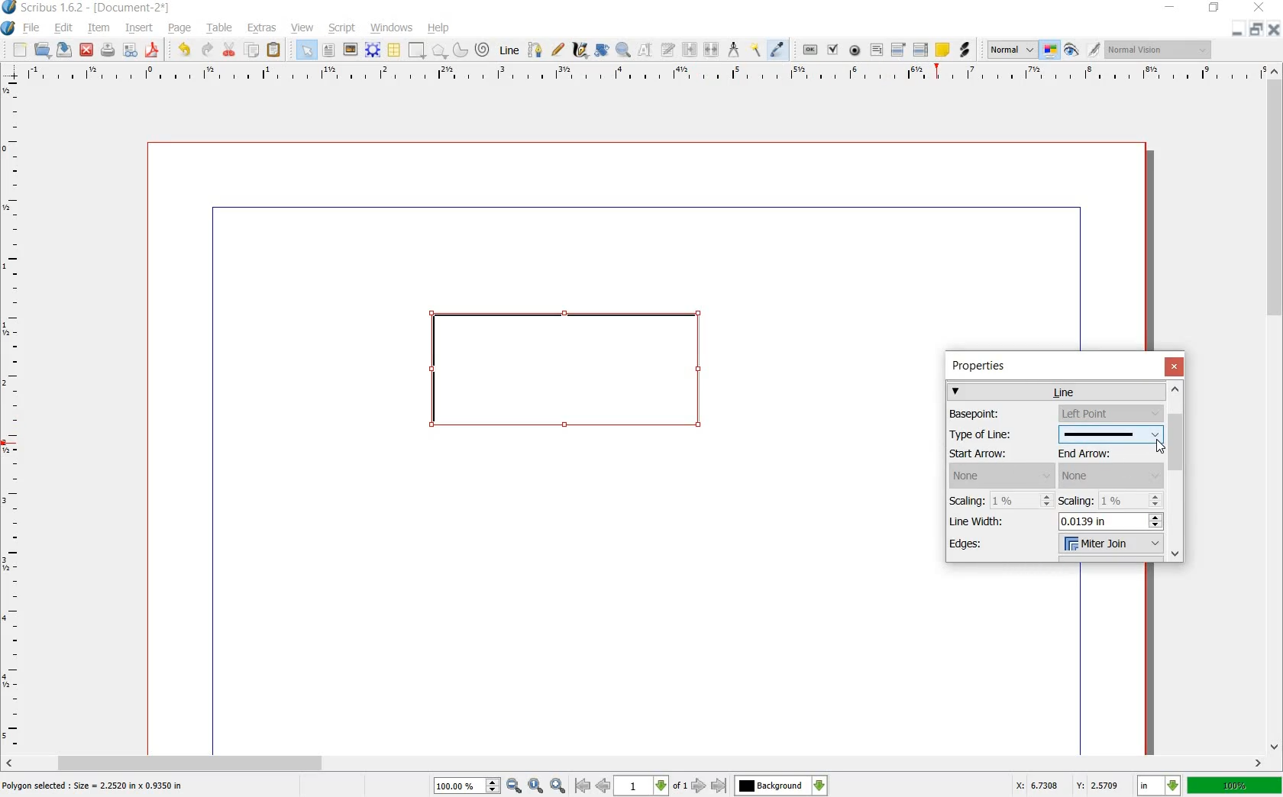 The image size is (1283, 797). Describe the element at coordinates (535, 786) in the screenshot. I see `zoom to` at that location.